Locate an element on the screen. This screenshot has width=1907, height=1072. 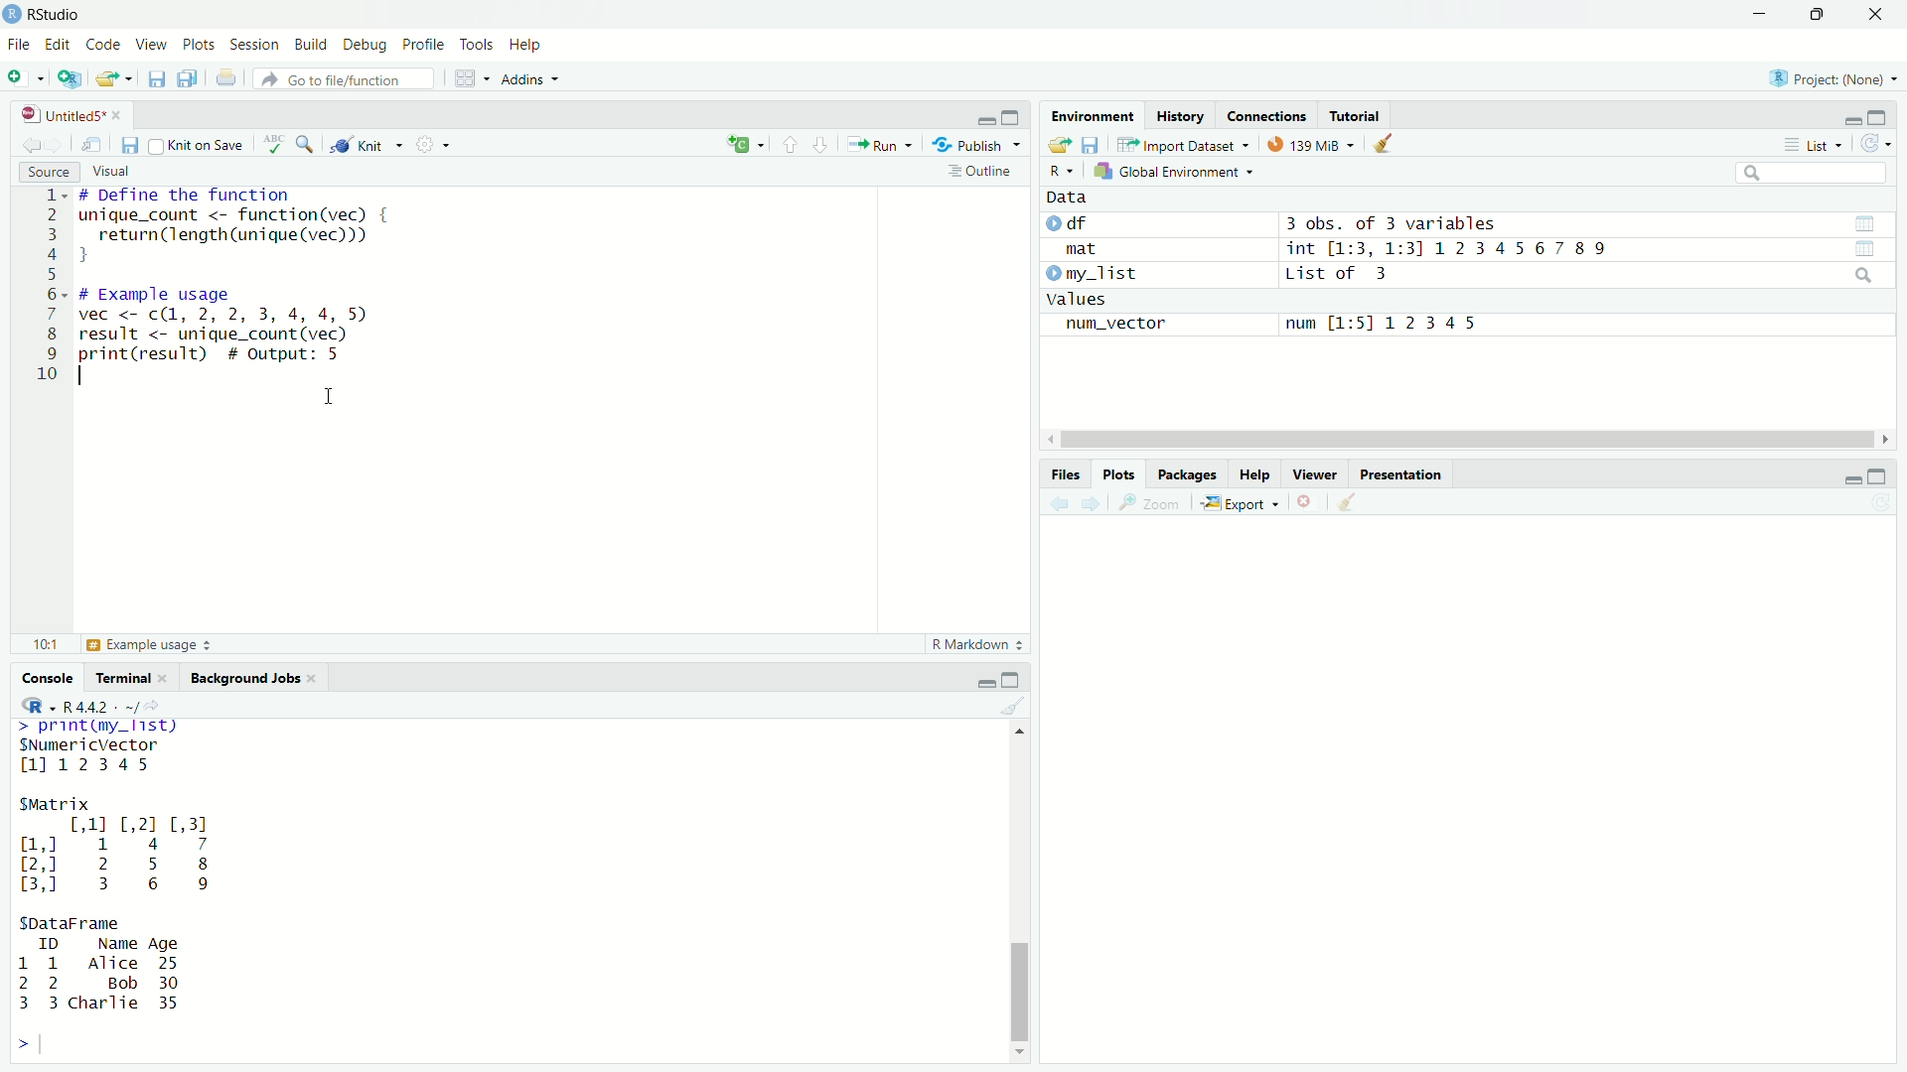
Presentation is located at coordinates (1403, 474).